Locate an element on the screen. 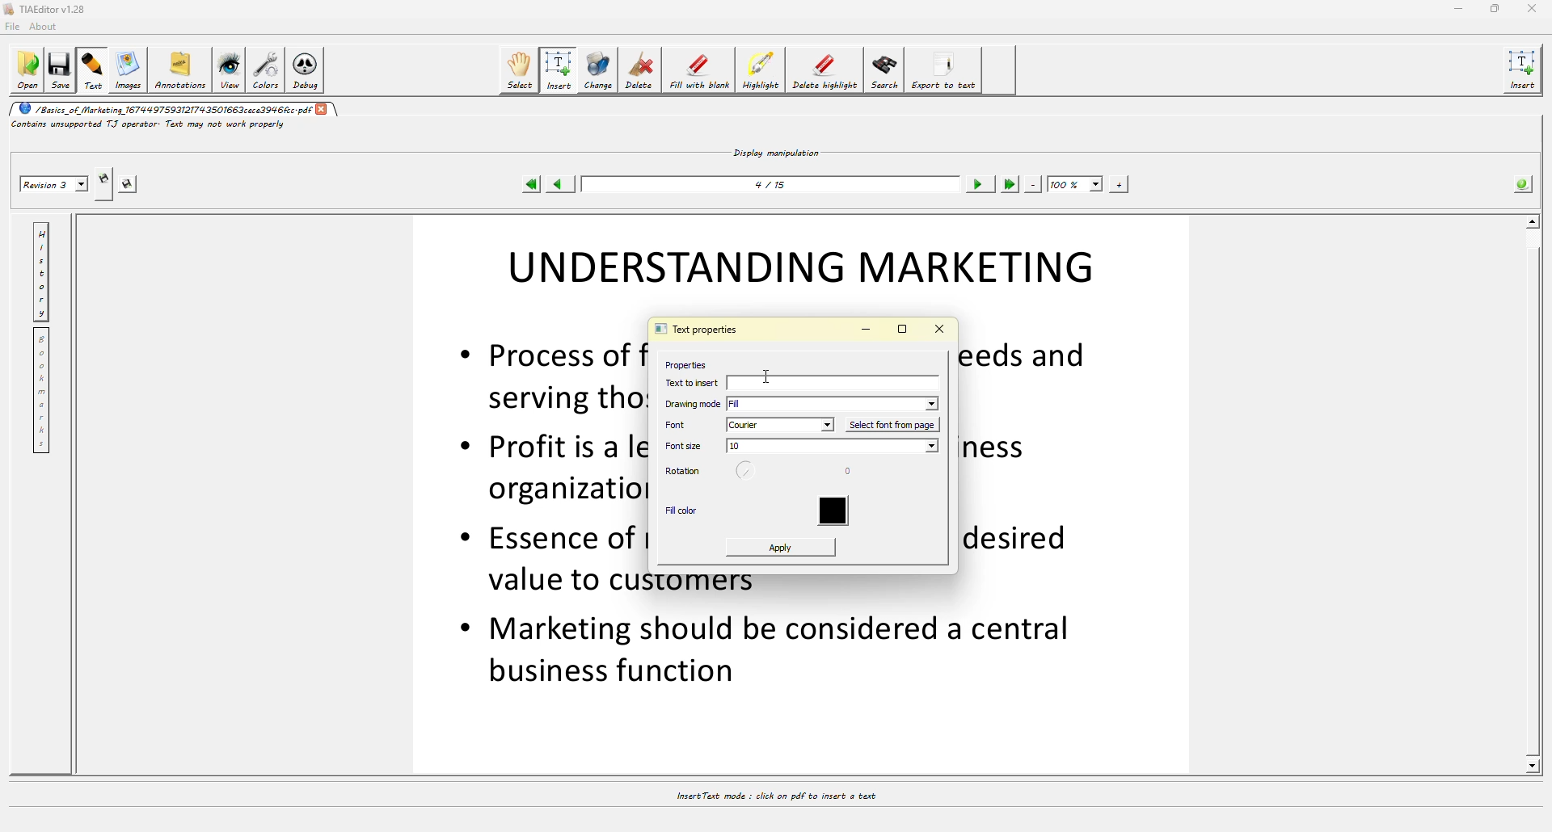  close is located at coordinates (1531, 8).